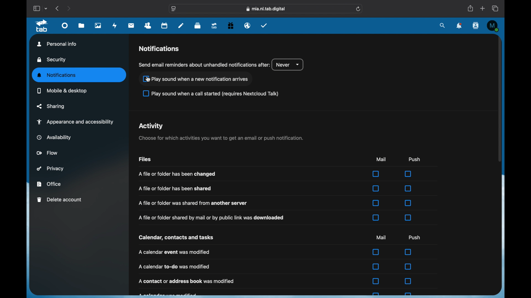 The height and width of the screenshot is (298, 531). I want to click on checkbox, so click(408, 188).